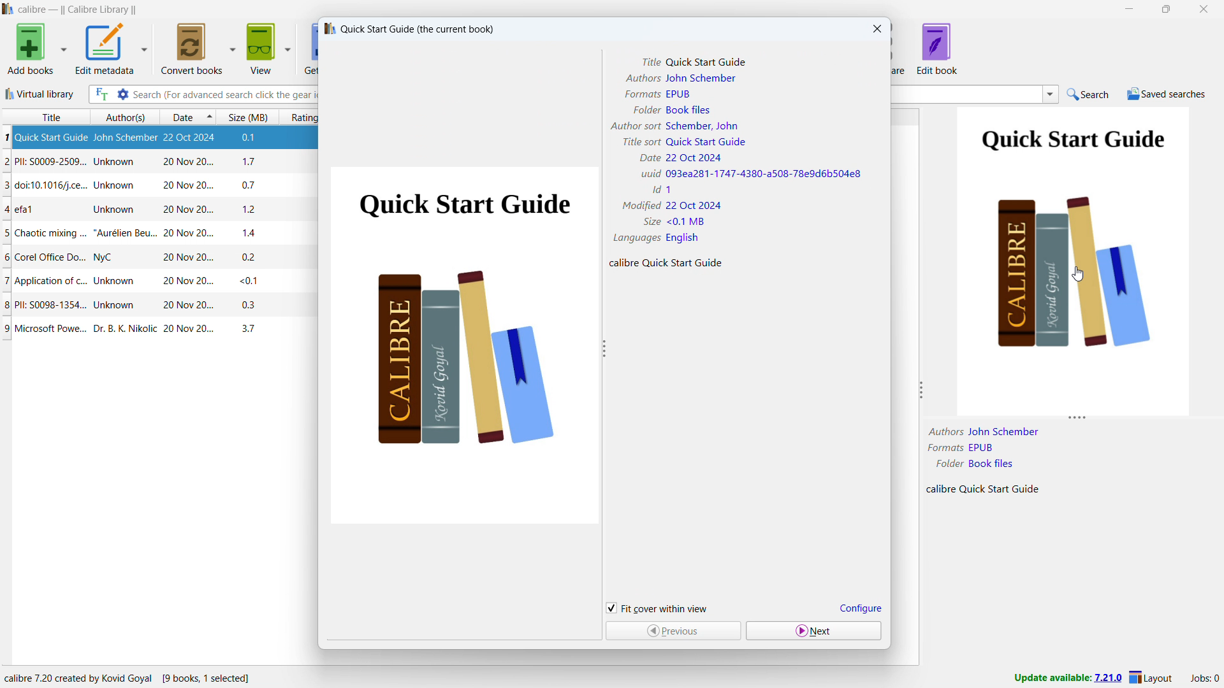  I want to click on close, so click(1204, 8).